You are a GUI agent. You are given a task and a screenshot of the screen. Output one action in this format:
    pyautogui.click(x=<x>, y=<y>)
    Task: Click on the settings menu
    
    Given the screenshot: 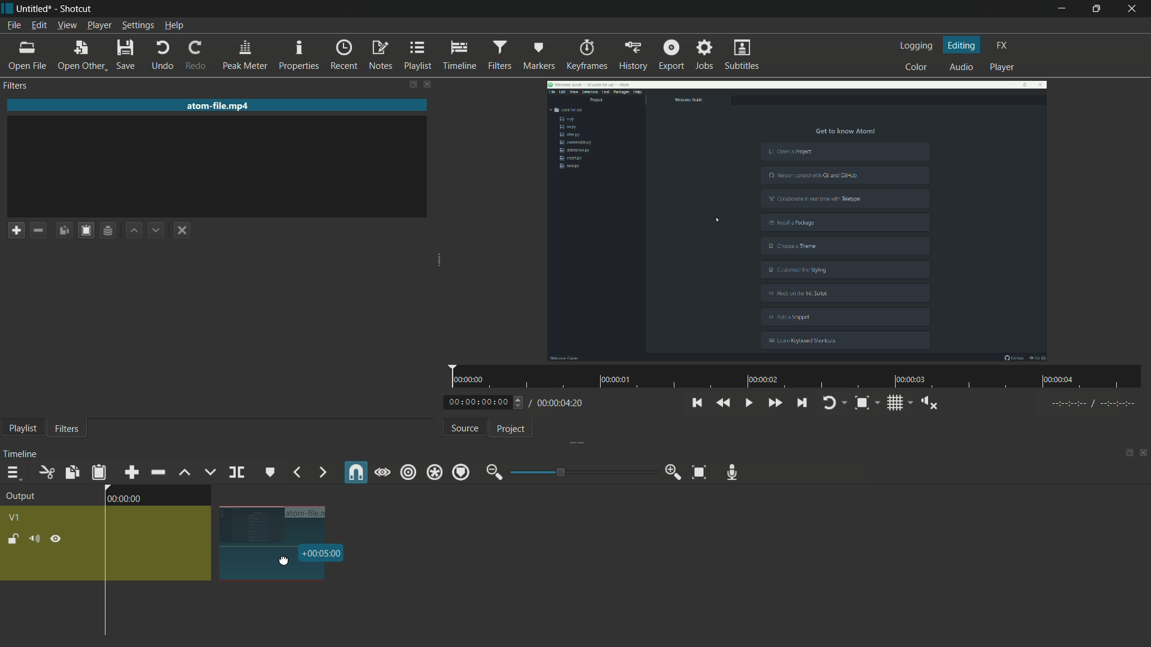 What is the action you would take?
    pyautogui.click(x=138, y=25)
    